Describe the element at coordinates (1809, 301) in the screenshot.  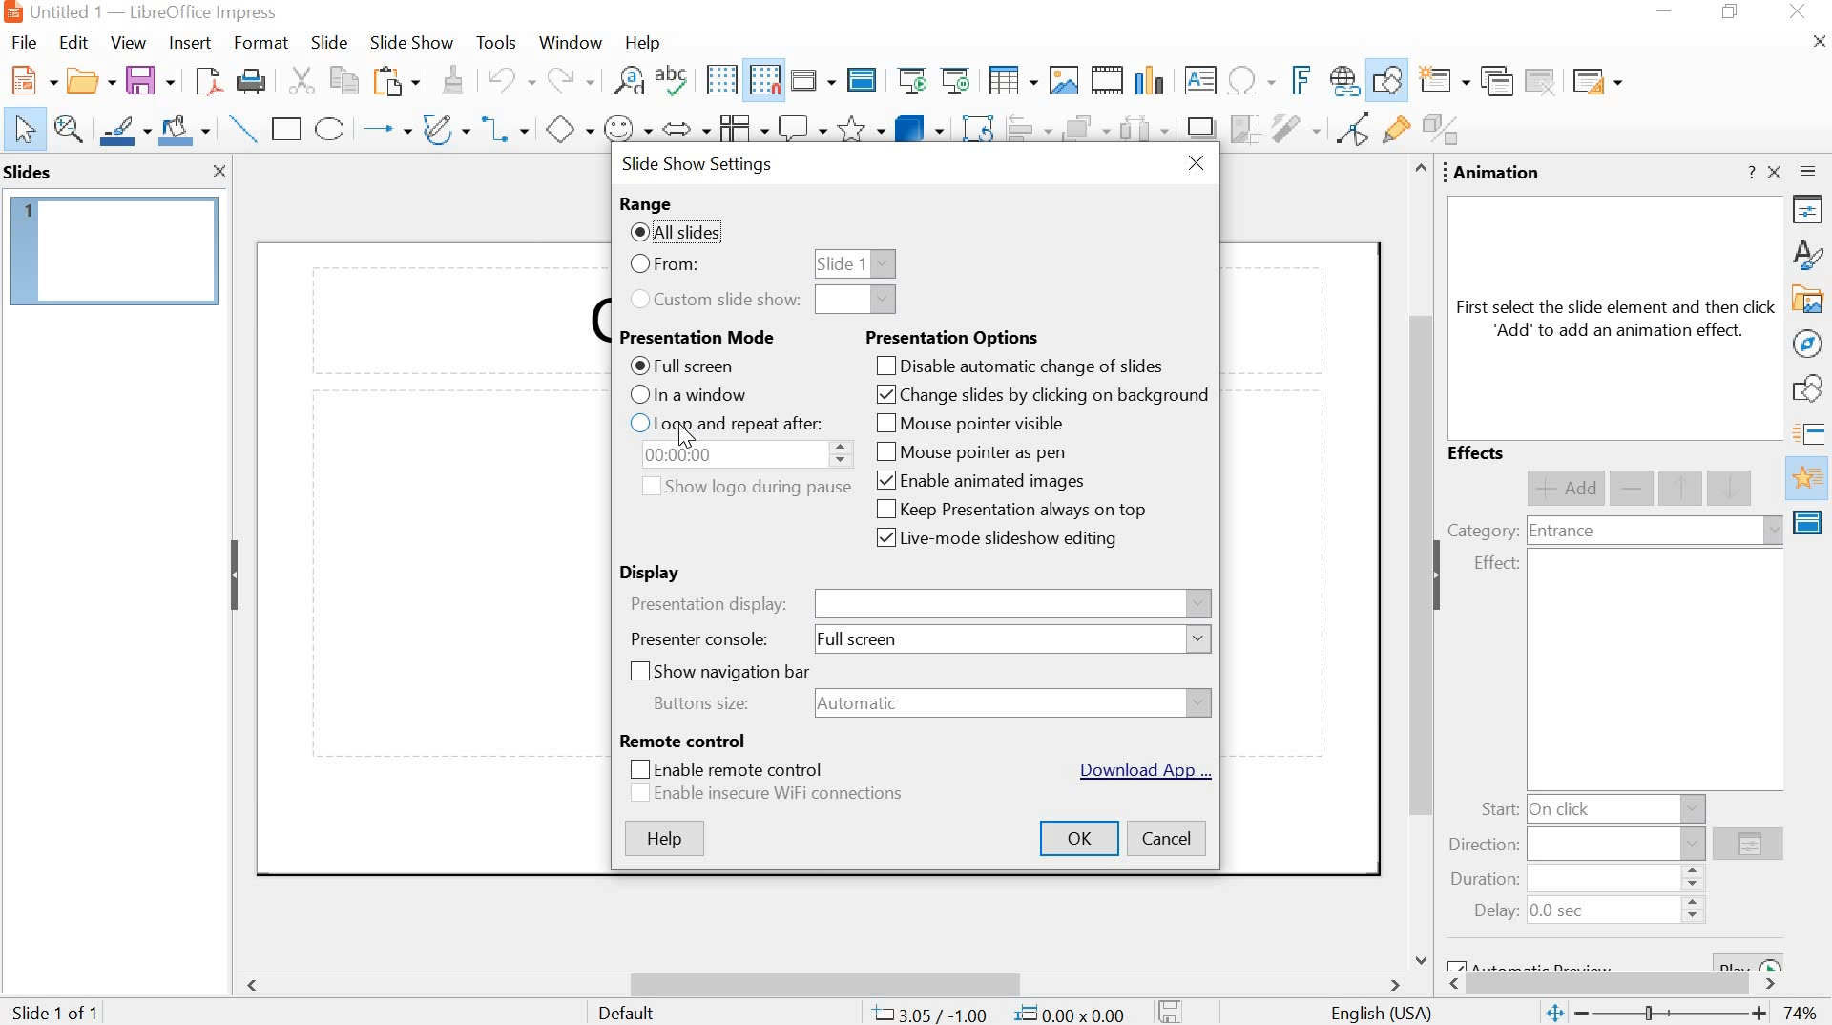
I see `gallery` at that location.